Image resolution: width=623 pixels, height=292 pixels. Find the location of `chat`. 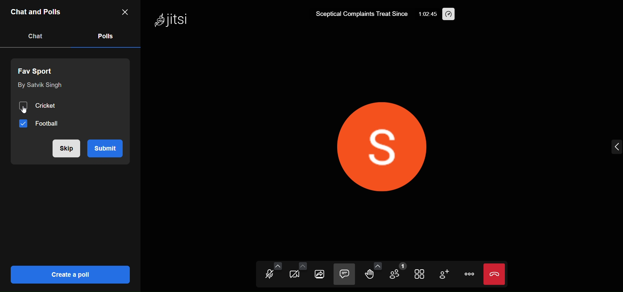

chat is located at coordinates (344, 274).